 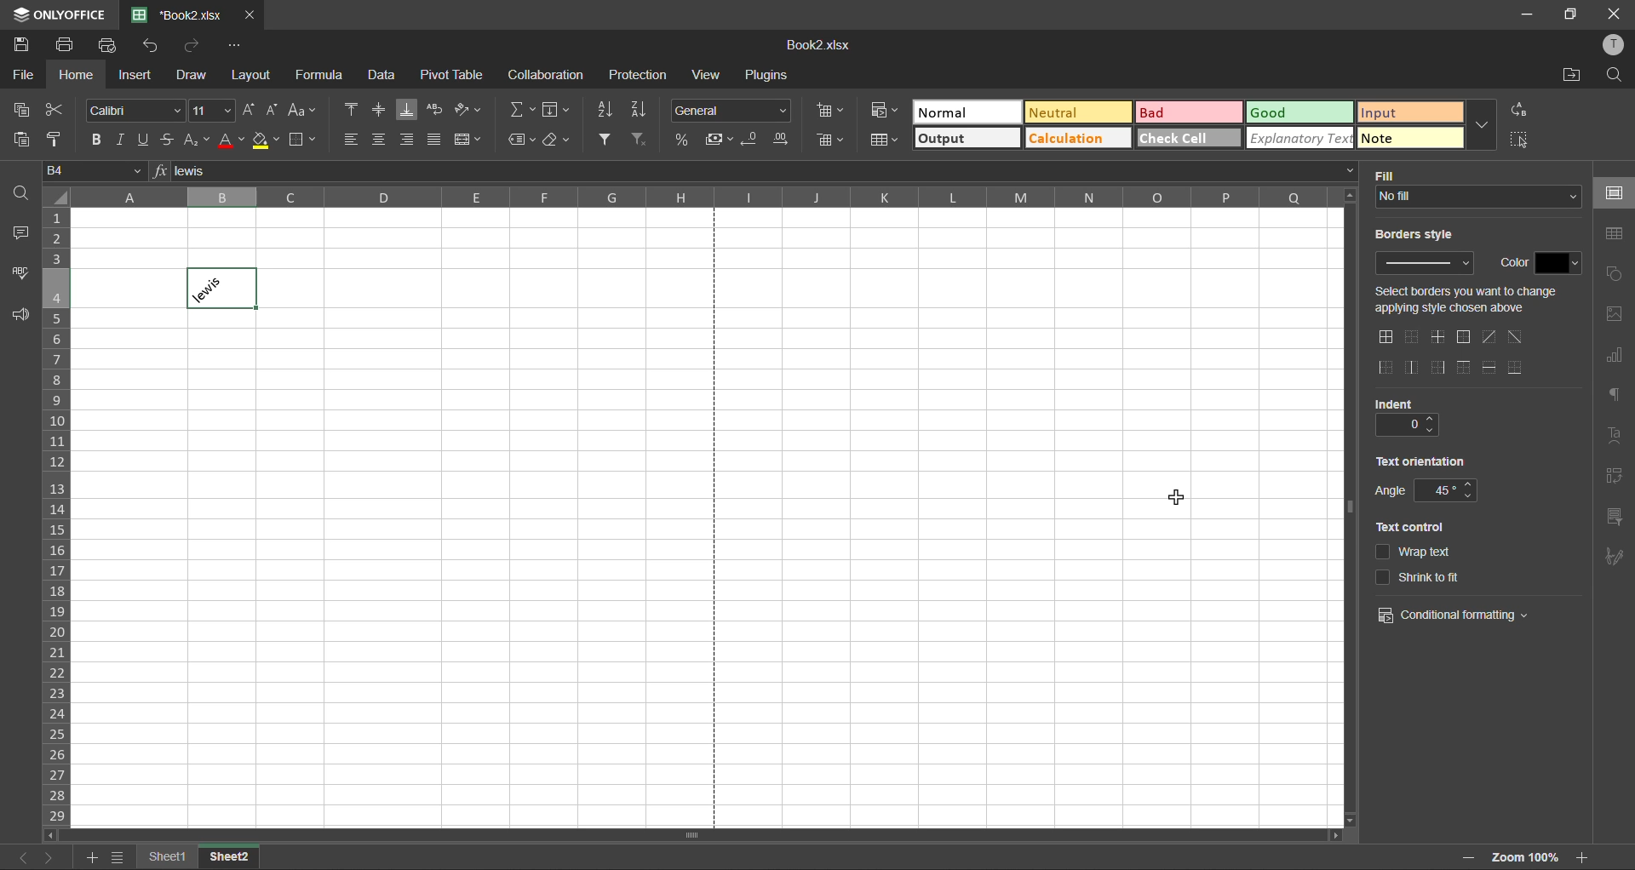 What do you see at coordinates (1351, 196) in the screenshot?
I see `move up` at bounding box center [1351, 196].